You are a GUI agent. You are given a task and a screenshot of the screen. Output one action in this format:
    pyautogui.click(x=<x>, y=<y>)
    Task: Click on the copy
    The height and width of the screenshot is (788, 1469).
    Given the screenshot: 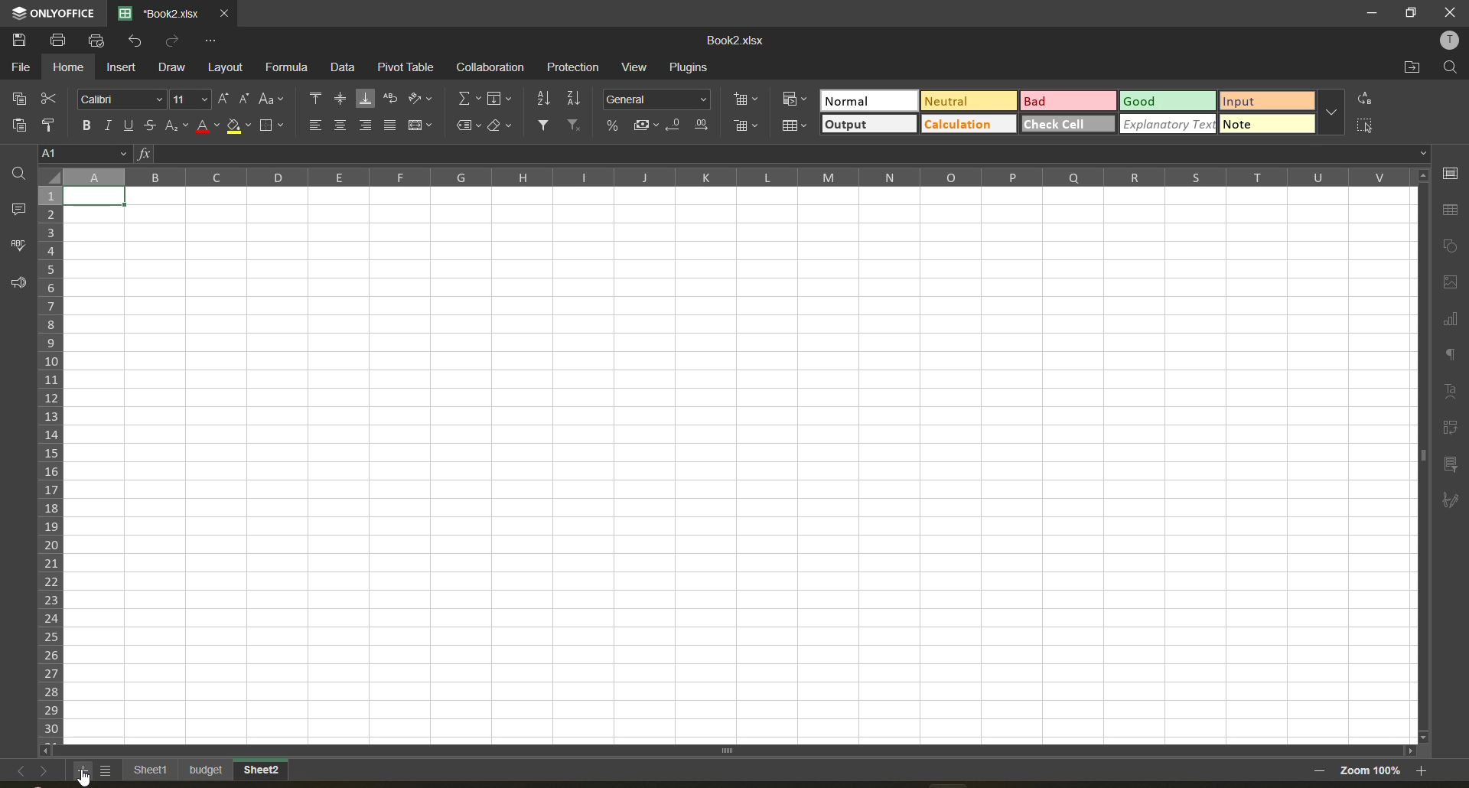 What is the action you would take?
    pyautogui.click(x=17, y=100)
    